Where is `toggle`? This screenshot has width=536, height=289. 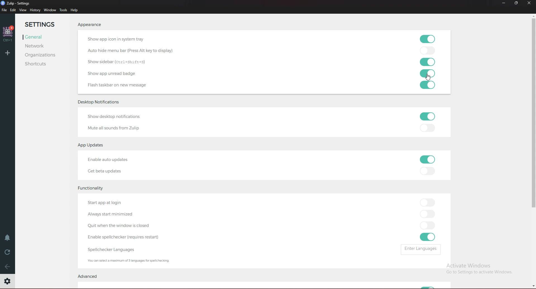 toggle is located at coordinates (428, 171).